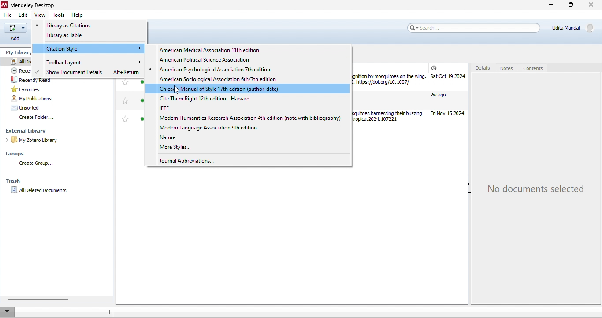 The height and width of the screenshot is (318, 602). Describe the element at coordinates (18, 70) in the screenshot. I see `recently added` at that location.